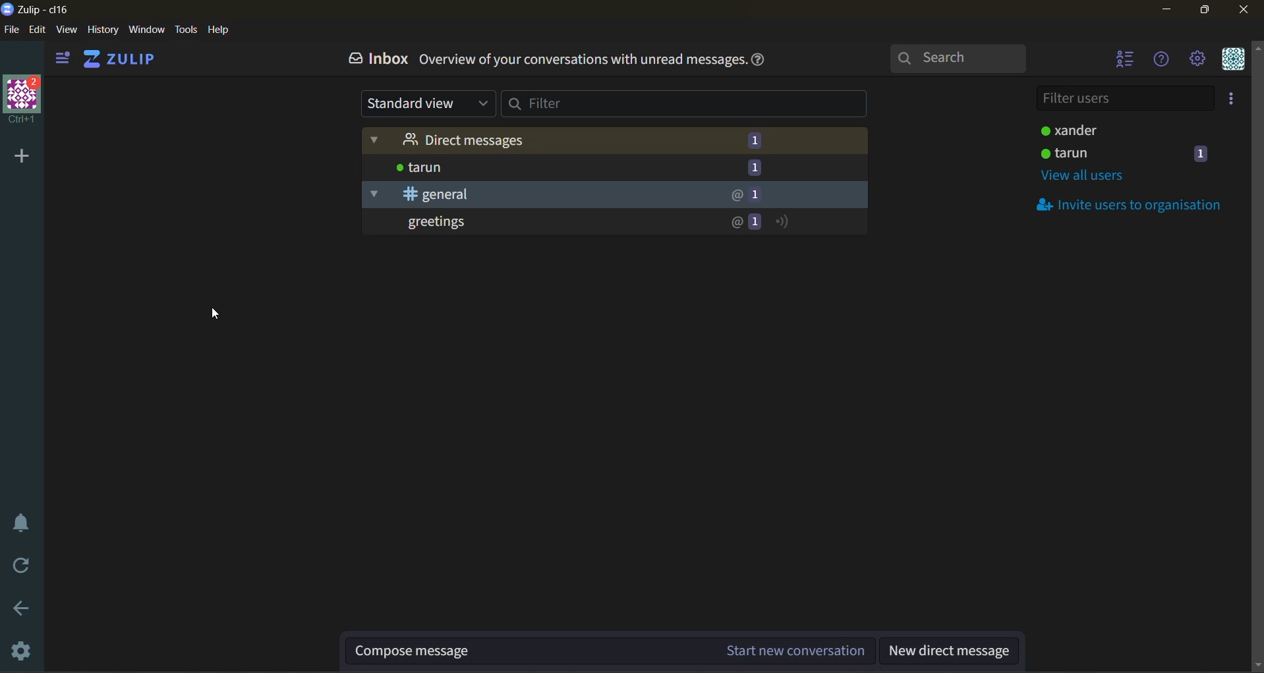  I want to click on window, so click(145, 30).